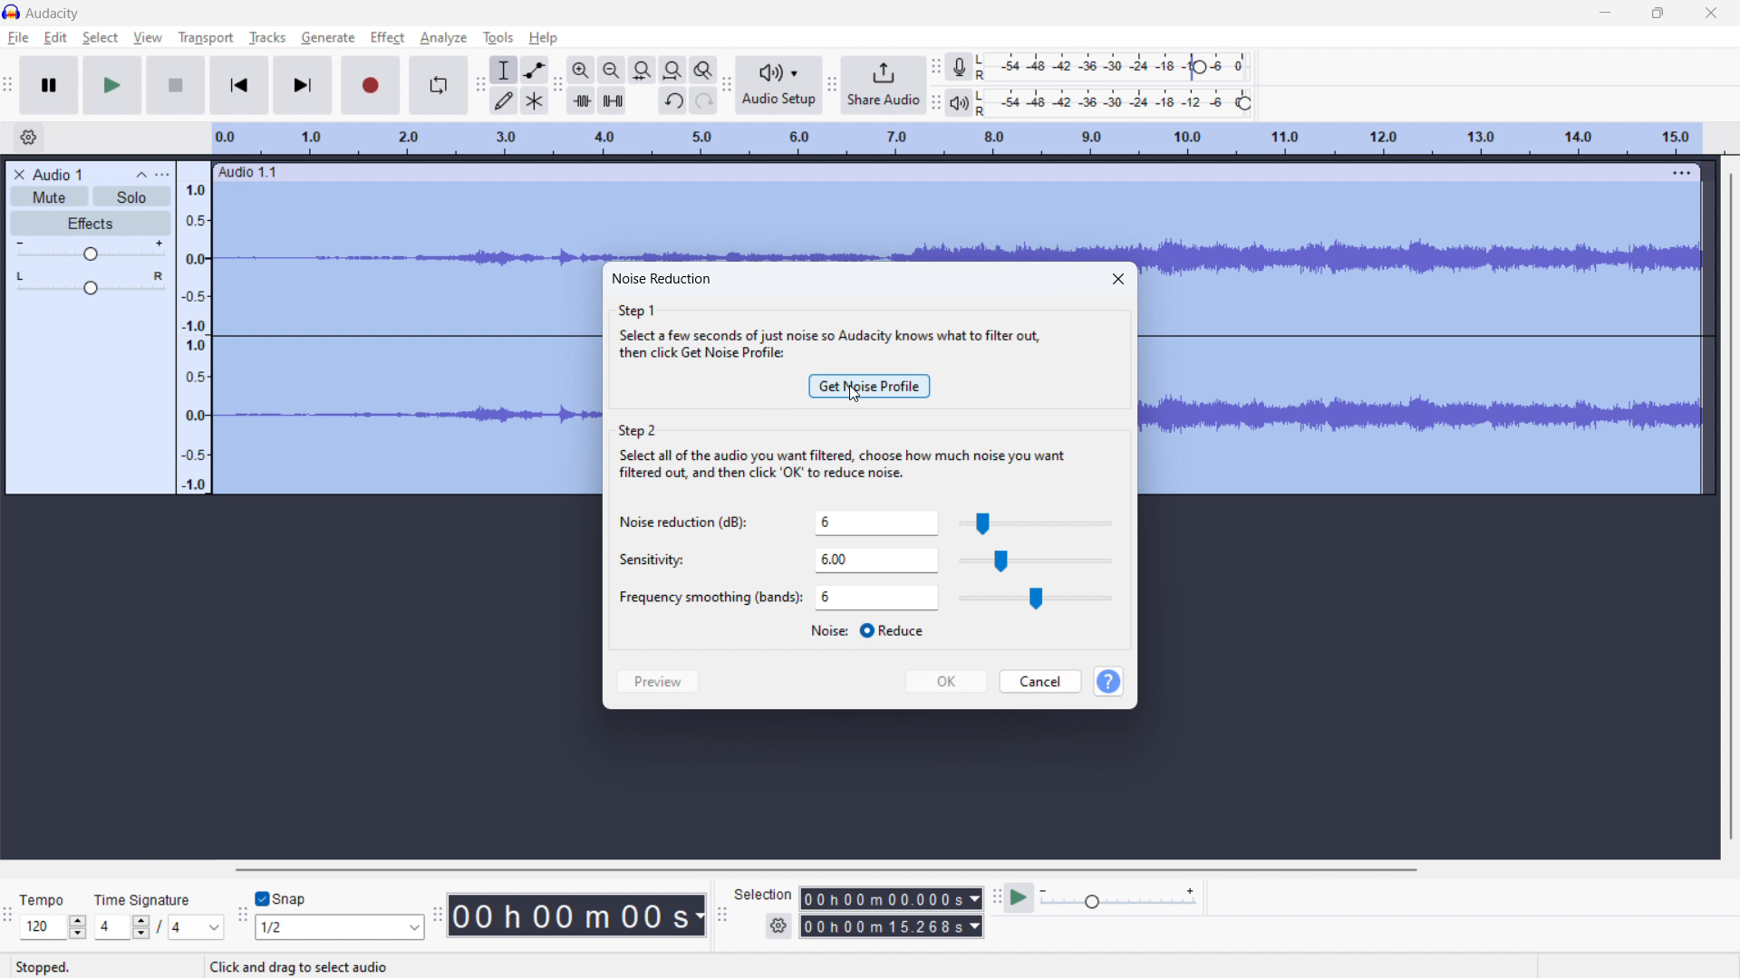  Describe the element at coordinates (611, 70) in the screenshot. I see `zoom out` at that location.